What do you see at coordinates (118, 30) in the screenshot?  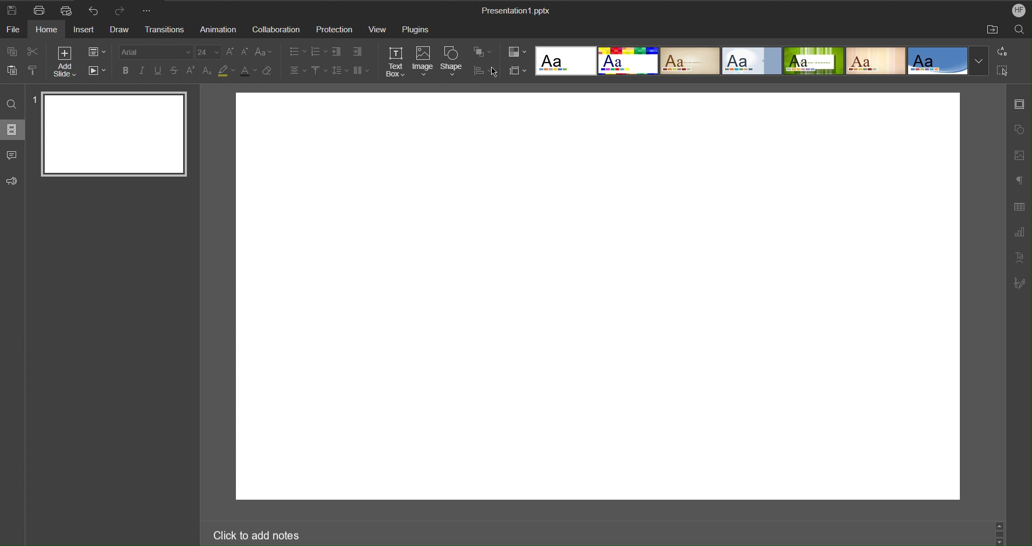 I see `Draw` at bounding box center [118, 30].